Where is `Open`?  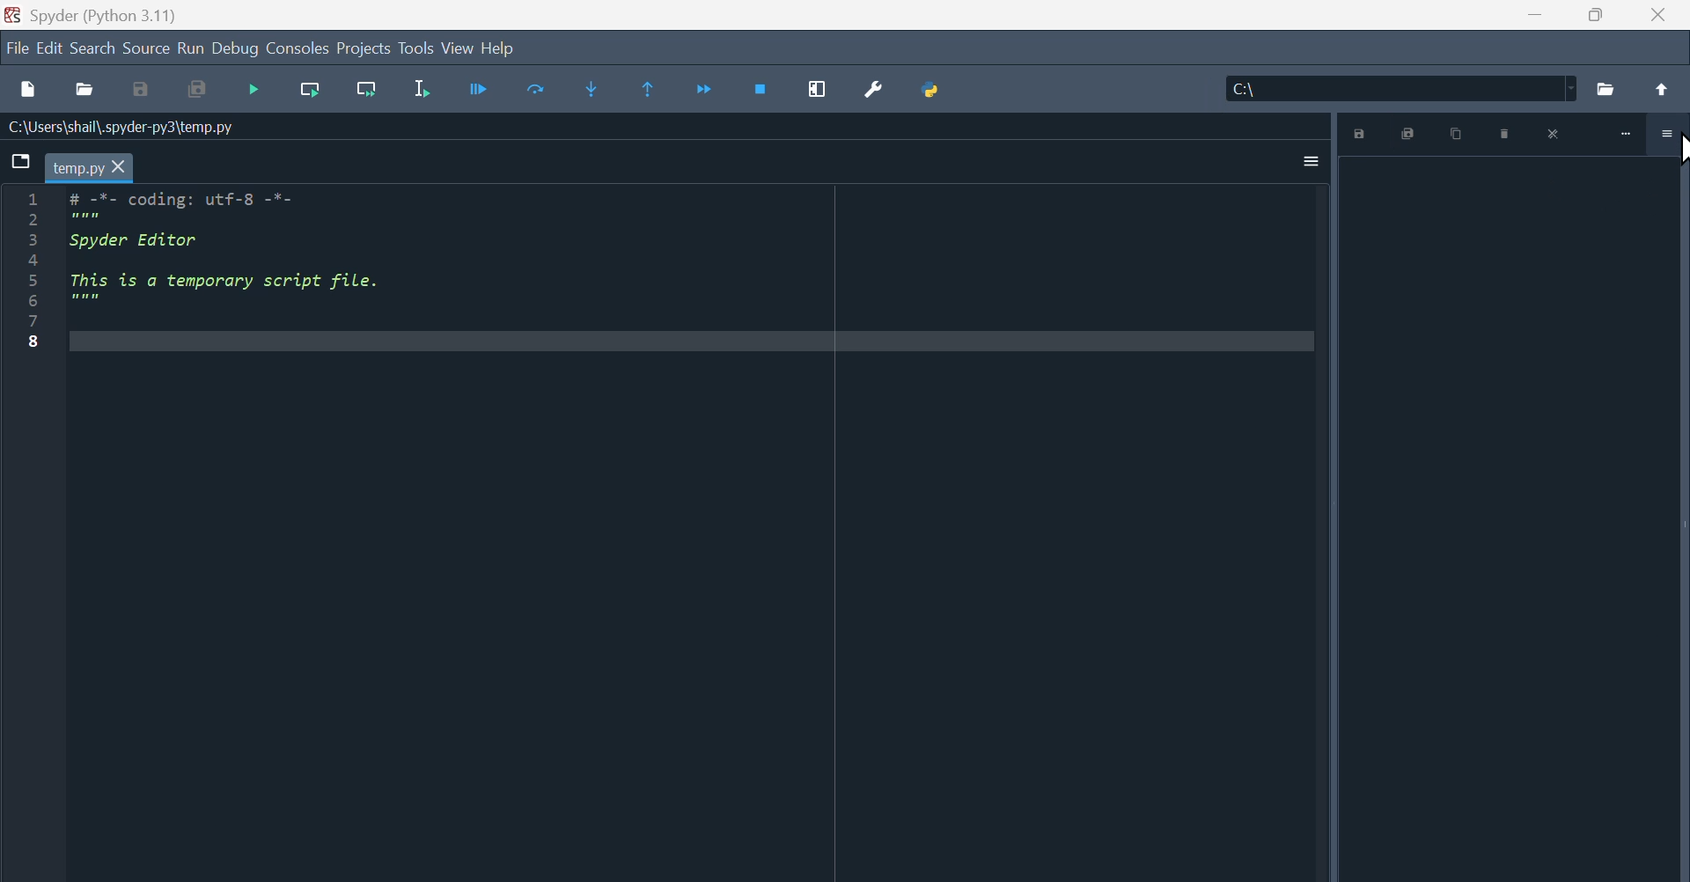
Open is located at coordinates (85, 90).